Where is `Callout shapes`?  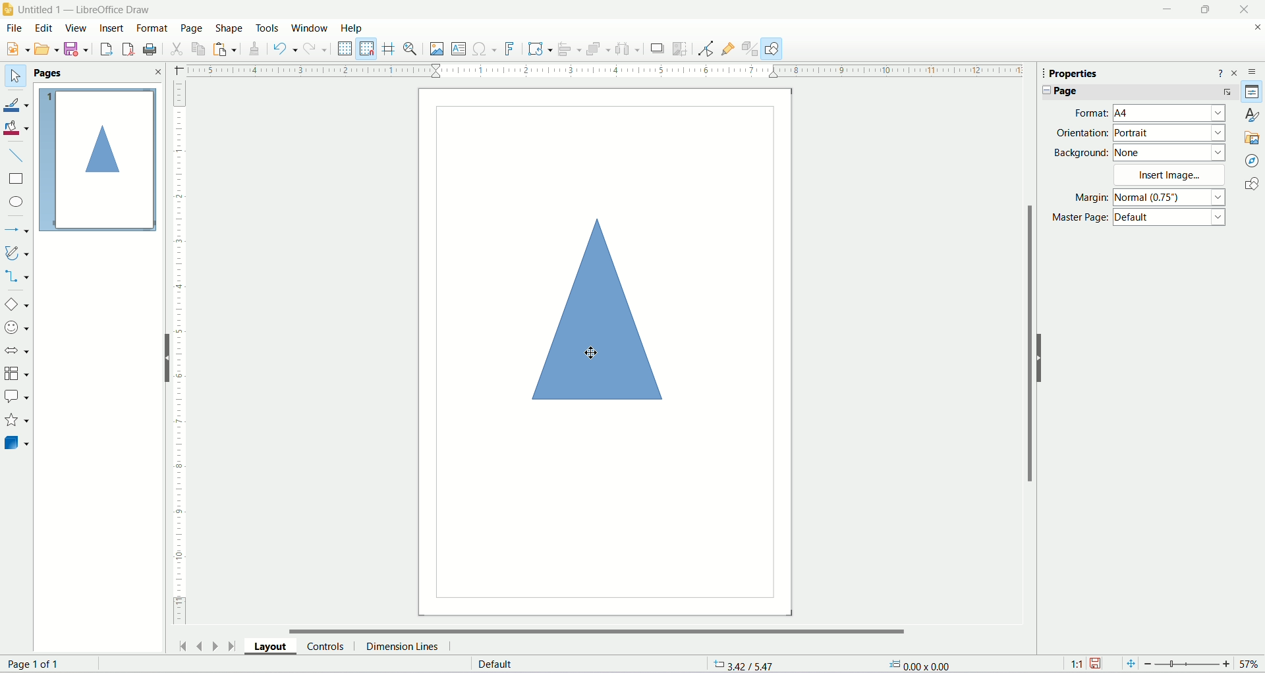 Callout shapes is located at coordinates (18, 396).